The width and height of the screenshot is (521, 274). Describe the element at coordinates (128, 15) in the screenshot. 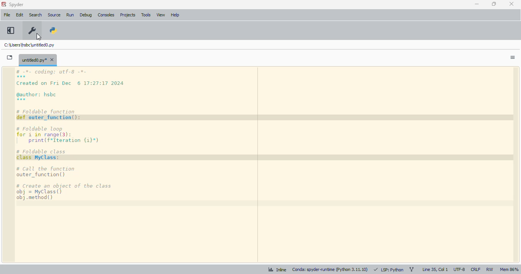

I see `projects` at that location.